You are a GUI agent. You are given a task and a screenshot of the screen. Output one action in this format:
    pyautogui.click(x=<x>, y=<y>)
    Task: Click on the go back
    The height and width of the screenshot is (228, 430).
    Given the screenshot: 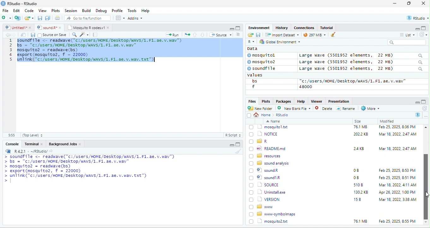 What is the action you would take?
    pyautogui.click(x=264, y=128)
    